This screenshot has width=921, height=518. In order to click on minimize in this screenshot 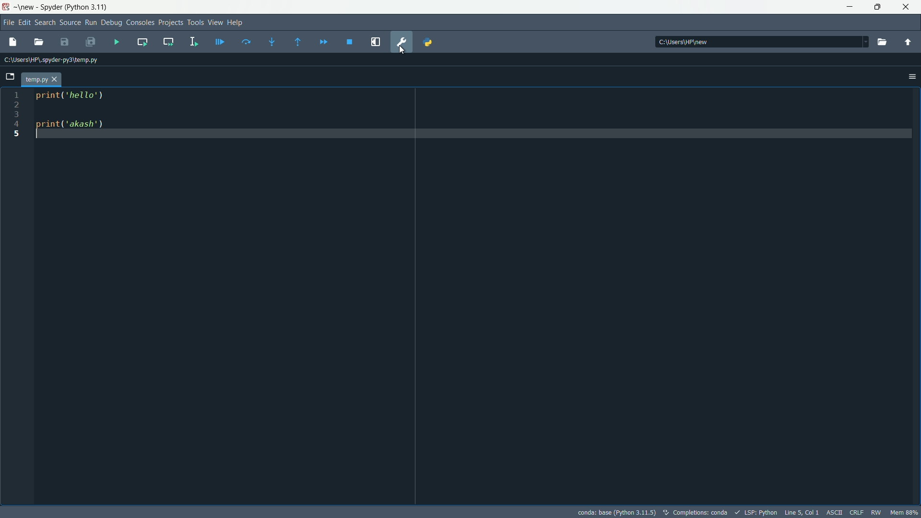, I will do `click(849, 6)`.